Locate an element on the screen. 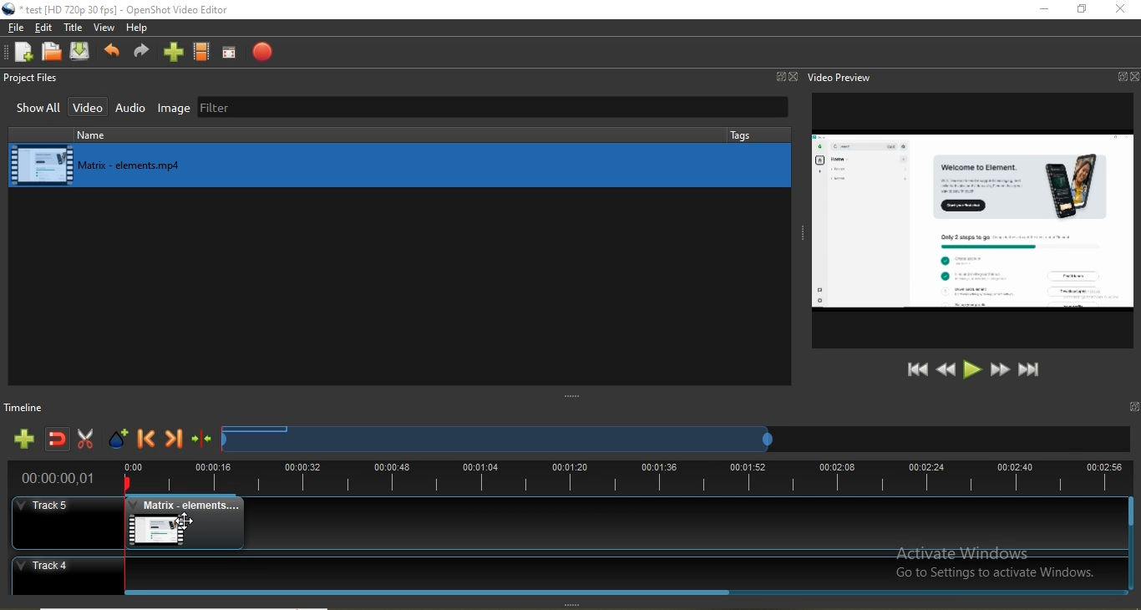  File is located at coordinates (14, 28).